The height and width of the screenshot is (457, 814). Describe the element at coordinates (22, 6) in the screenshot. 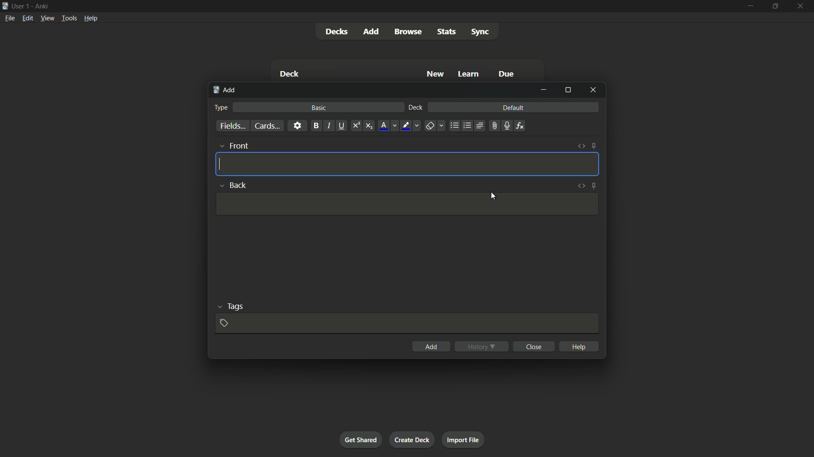

I see `user 1` at that location.